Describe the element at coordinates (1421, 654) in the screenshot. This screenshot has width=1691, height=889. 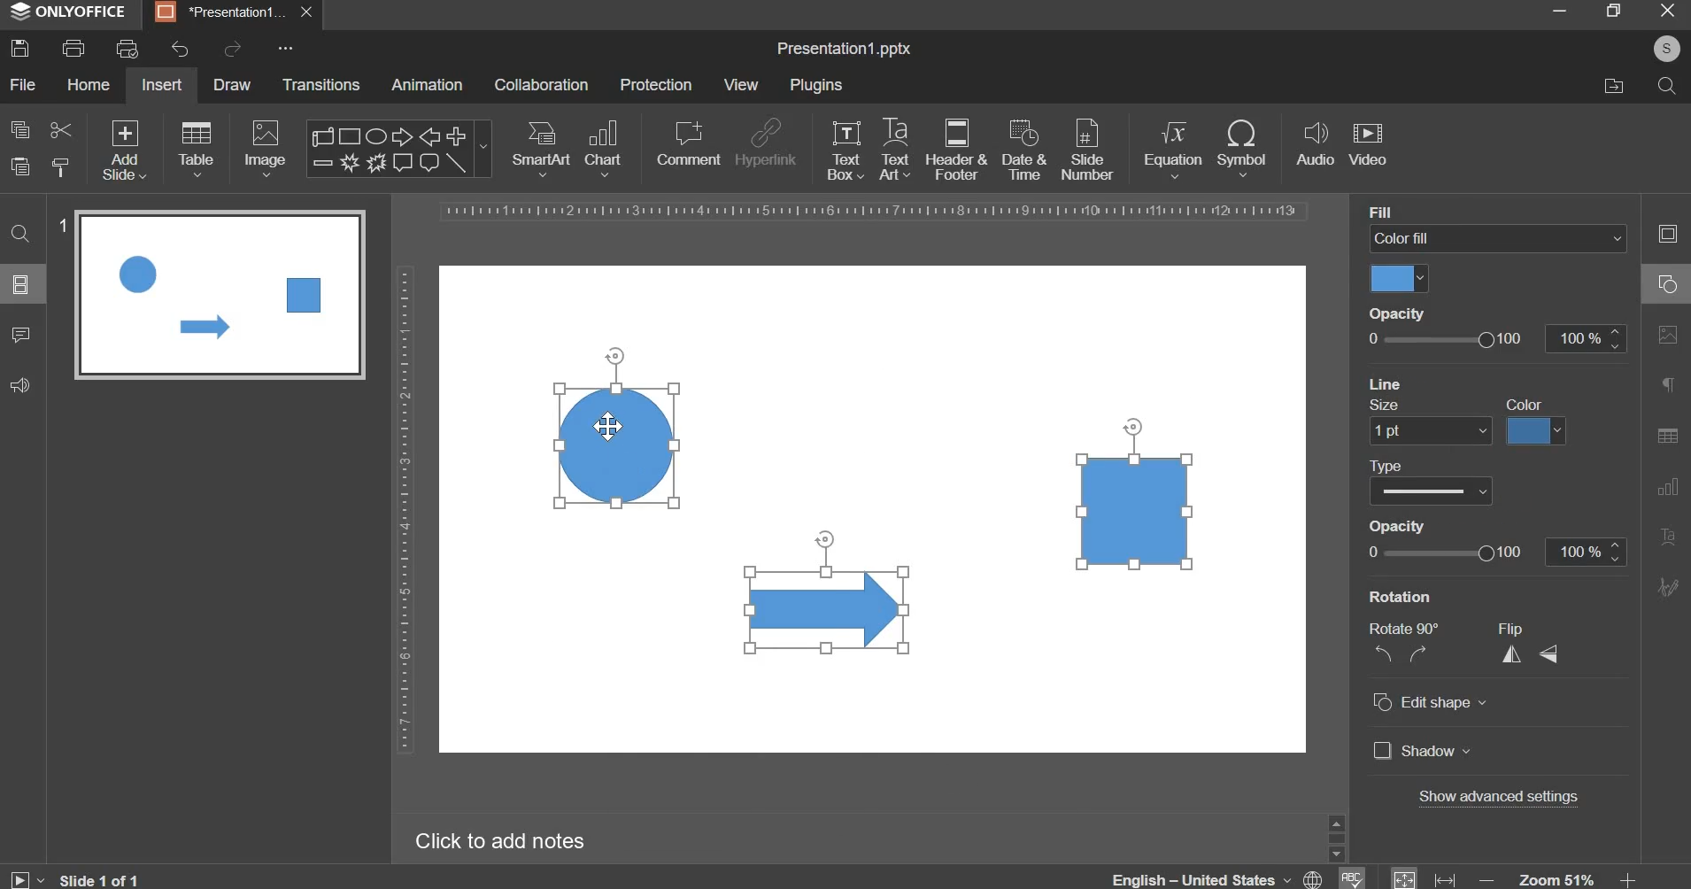
I see `rotate right 90` at that location.